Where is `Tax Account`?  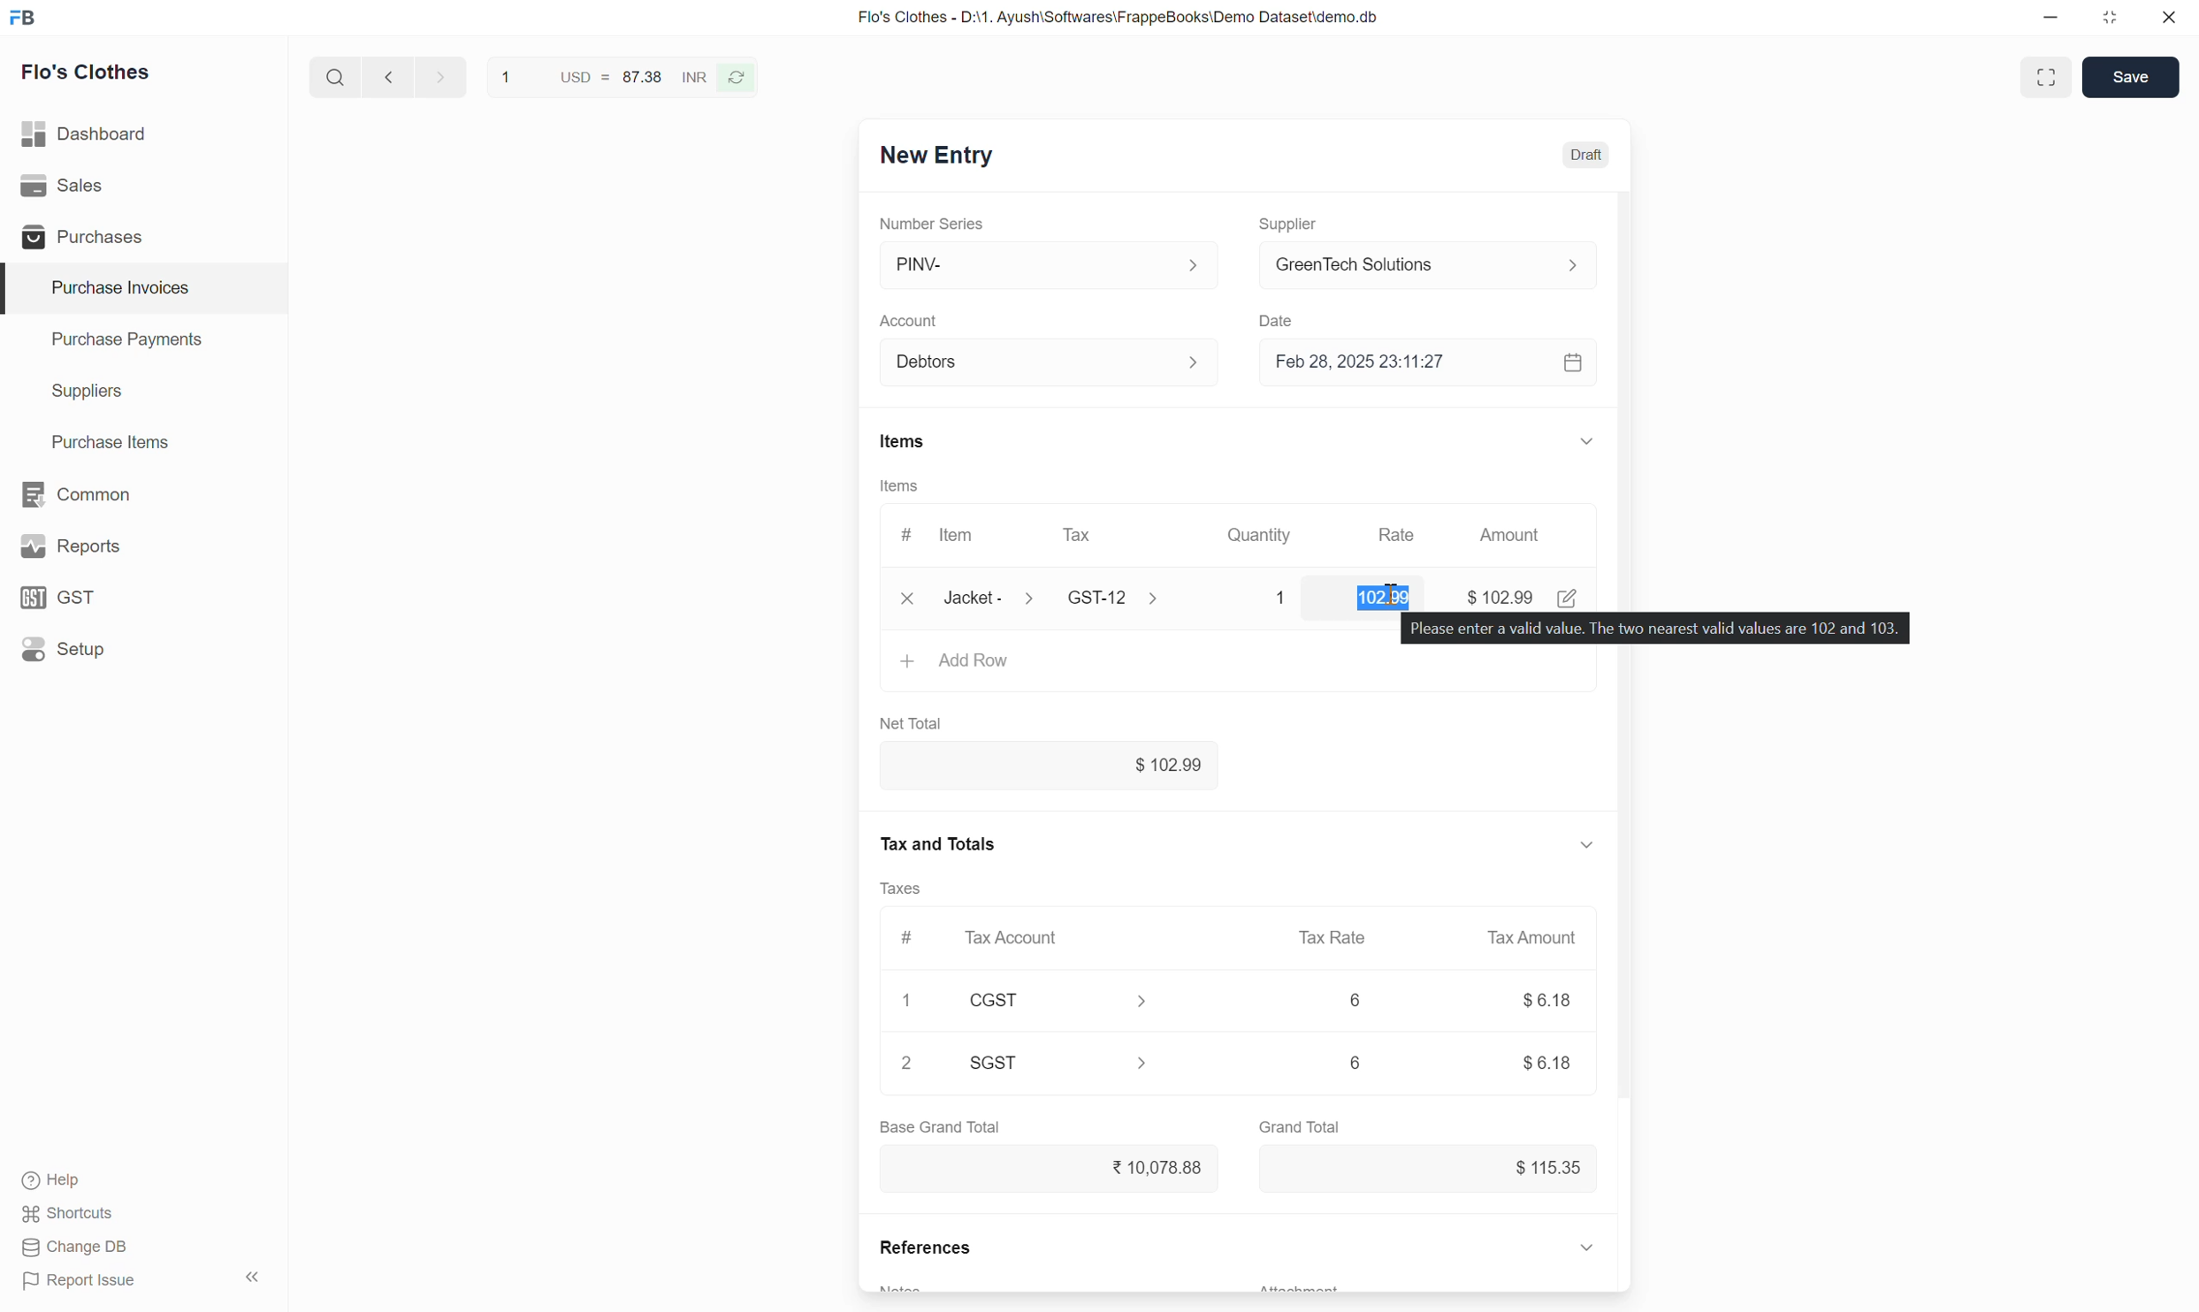 Tax Account is located at coordinates (1057, 937).